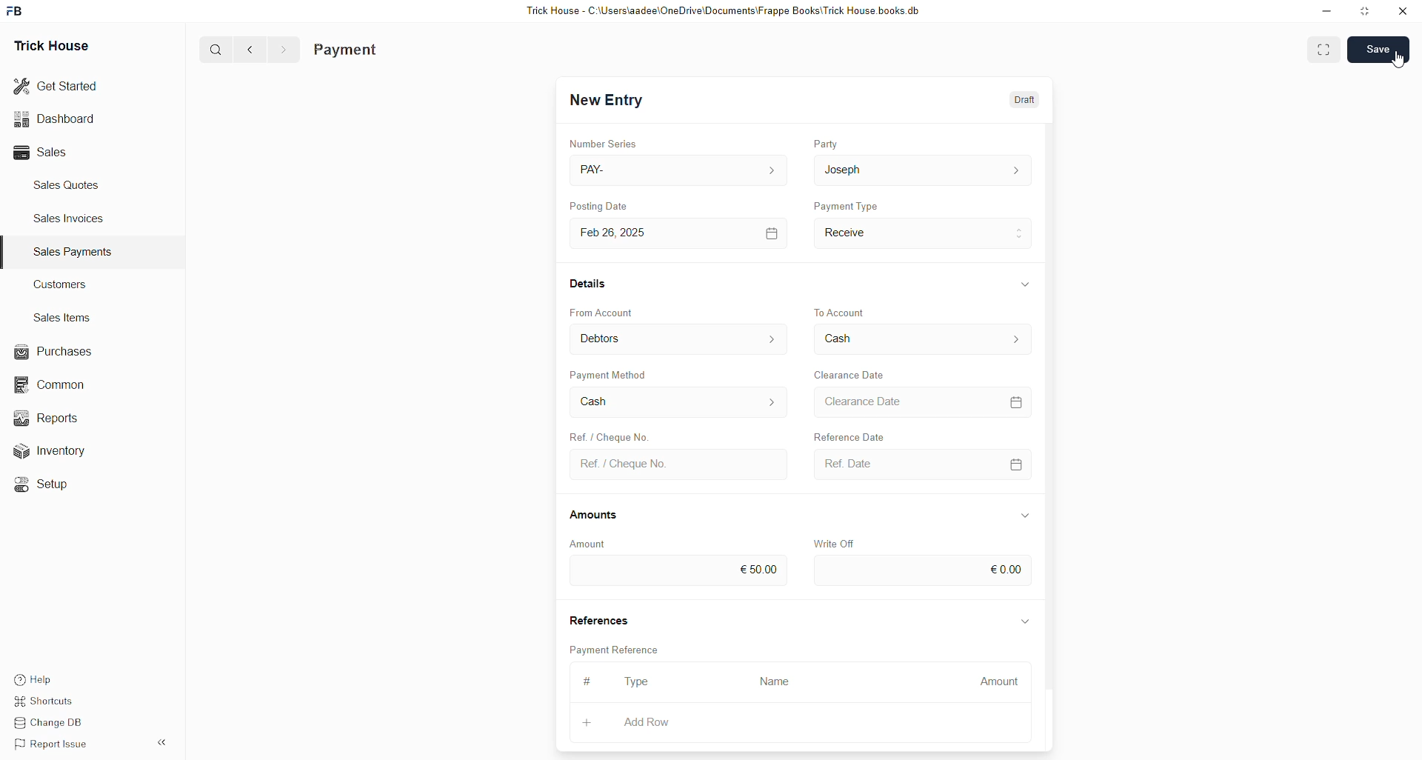  I want to click on Cash, so click(679, 402).